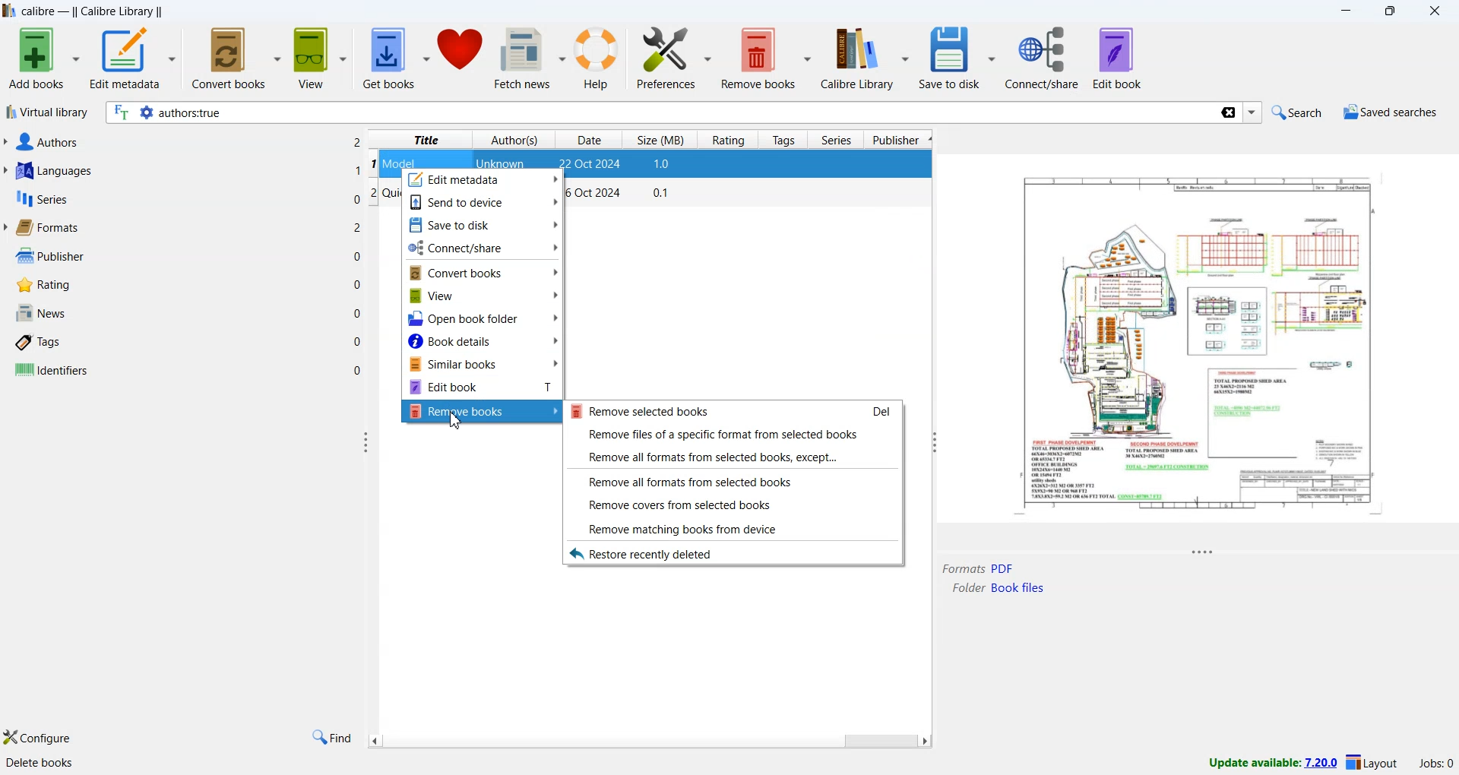  I want to click on connect/share, so click(1045, 58).